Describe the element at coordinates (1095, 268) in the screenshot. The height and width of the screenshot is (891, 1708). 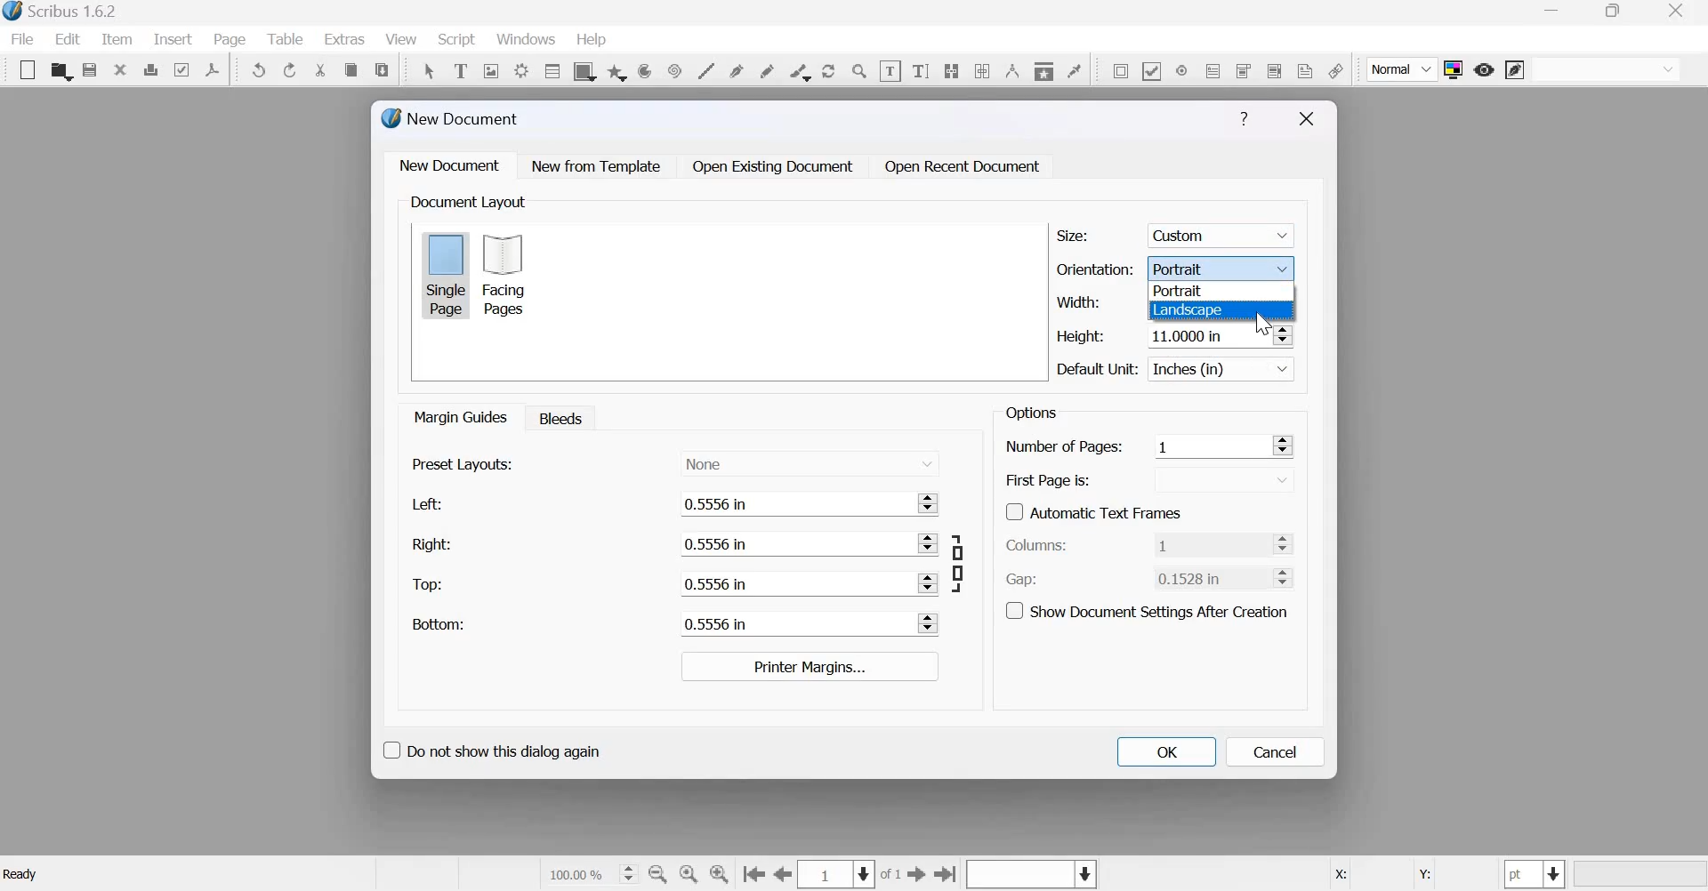
I see `Orientation: ` at that location.